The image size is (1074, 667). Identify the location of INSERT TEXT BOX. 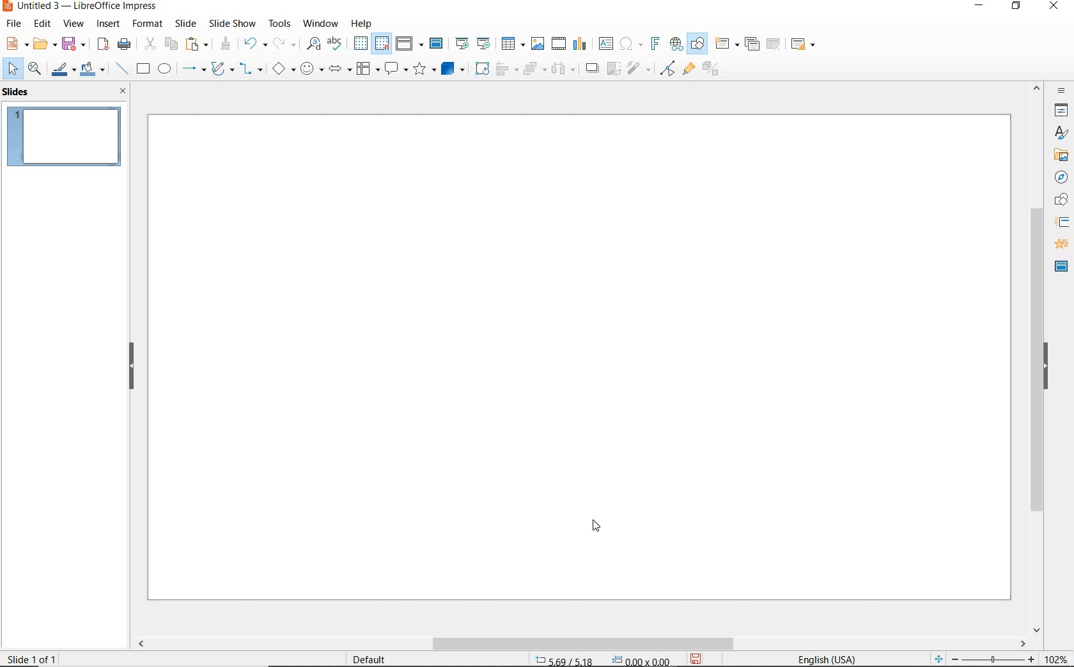
(607, 43).